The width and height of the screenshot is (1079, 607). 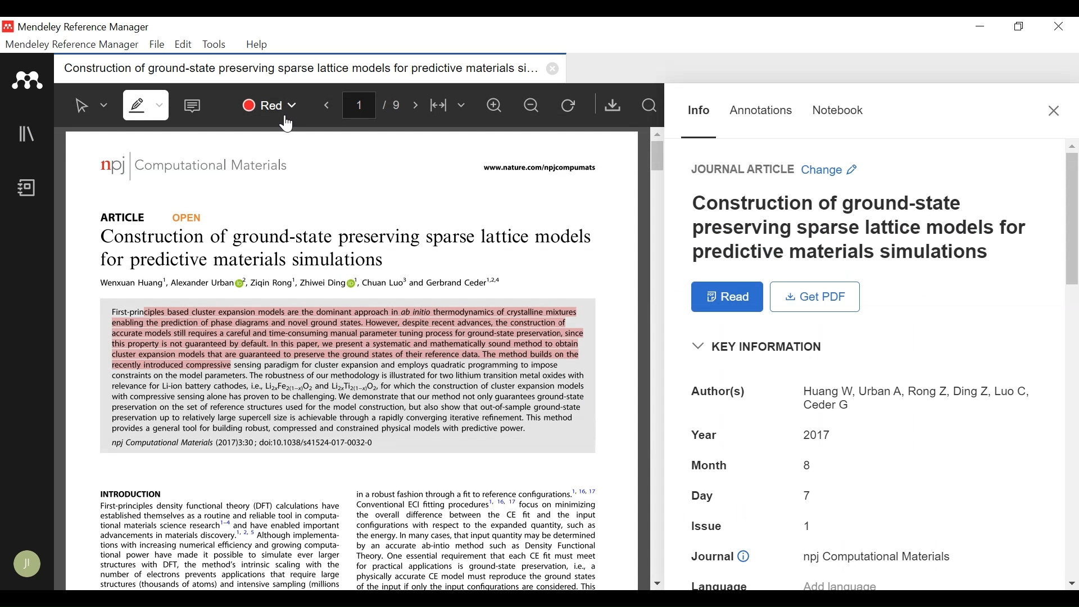 I want to click on Help, so click(x=261, y=45).